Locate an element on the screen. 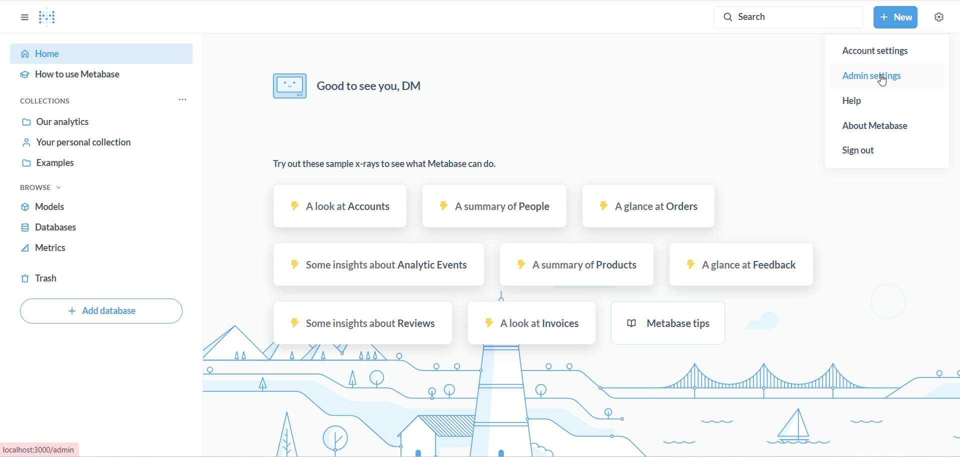 This screenshot has width=960, height=457. how to use metabase is located at coordinates (74, 75).